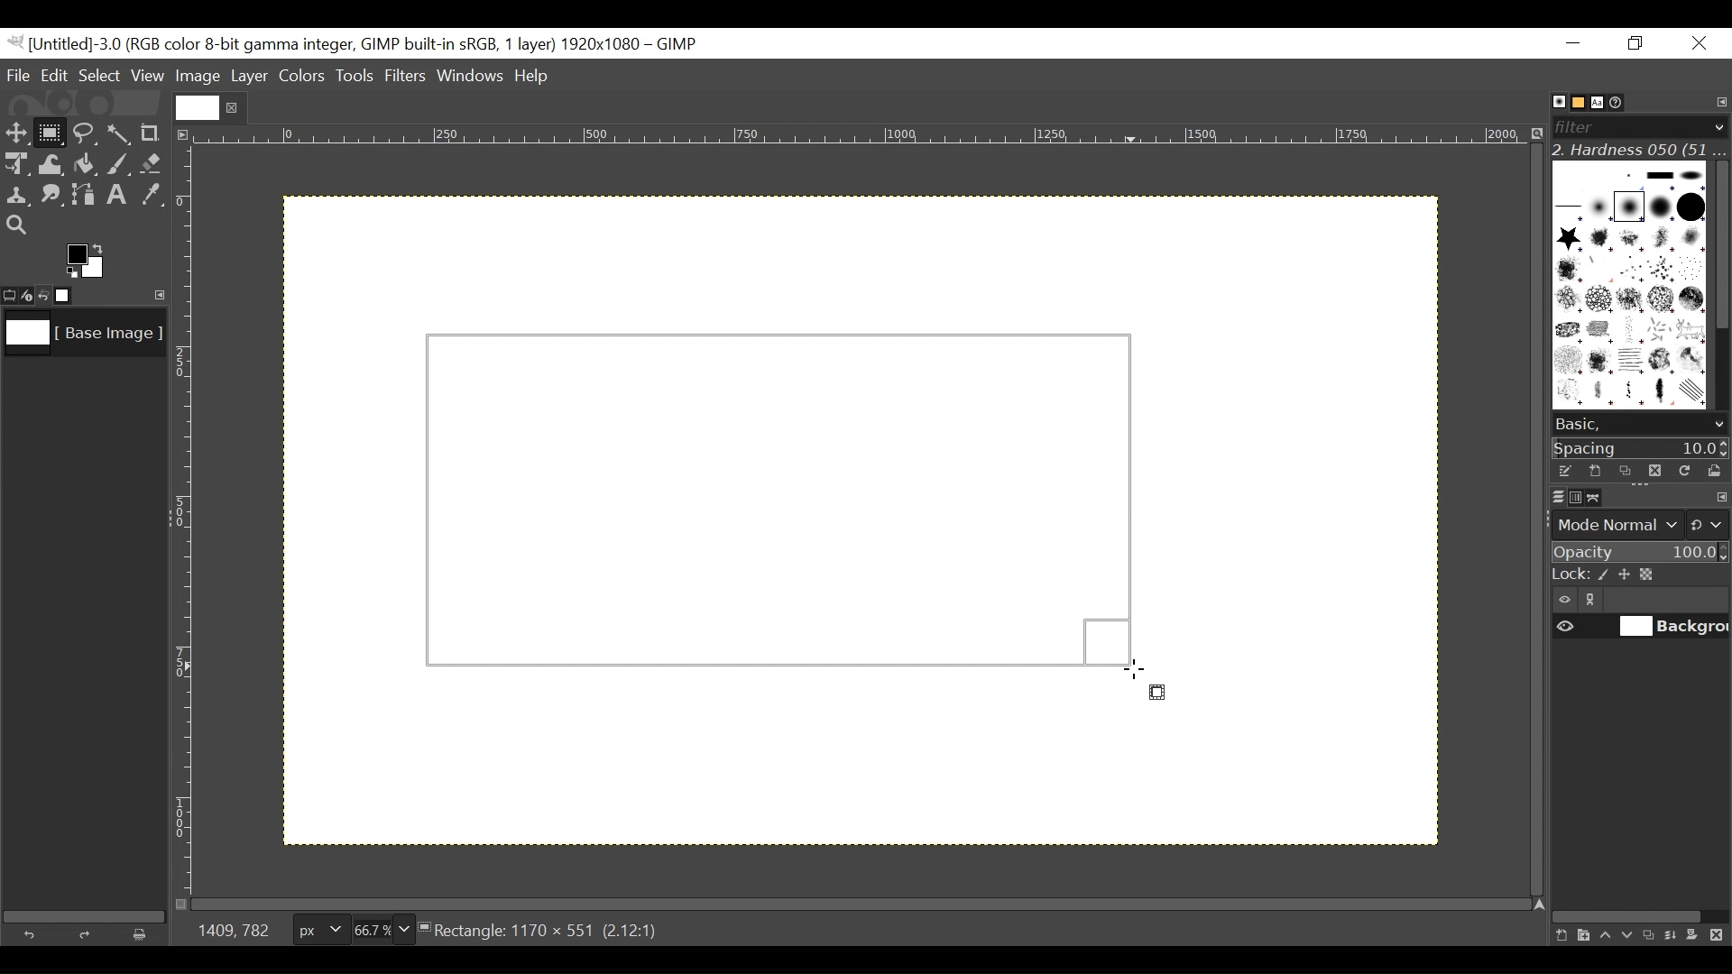  Describe the element at coordinates (1721, 243) in the screenshot. I see `Vertical scroll bar` at that location.